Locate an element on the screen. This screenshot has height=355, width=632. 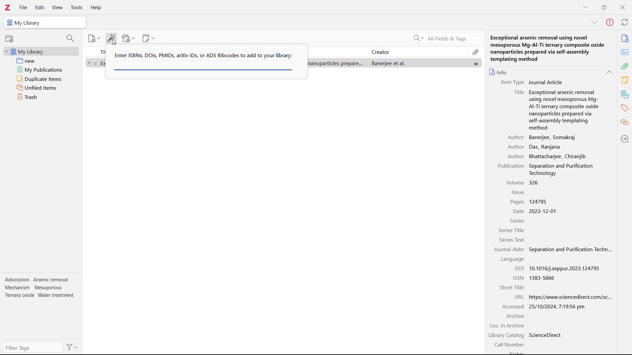
Series is located at coordinates (517, 221).